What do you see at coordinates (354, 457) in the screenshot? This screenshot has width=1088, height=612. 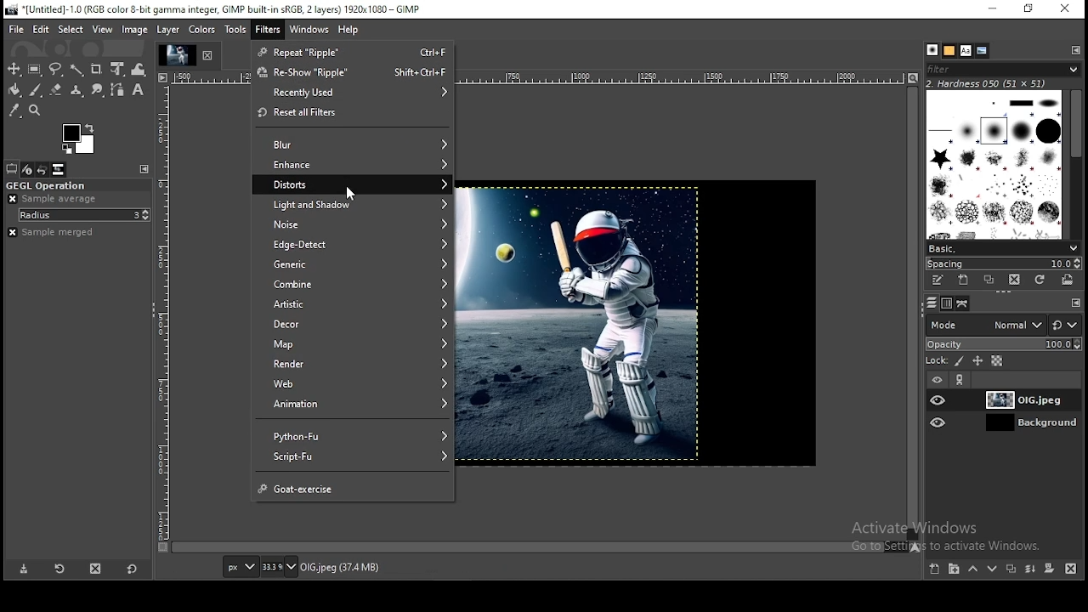 I see `script fu` at bounding box center [354, 457].